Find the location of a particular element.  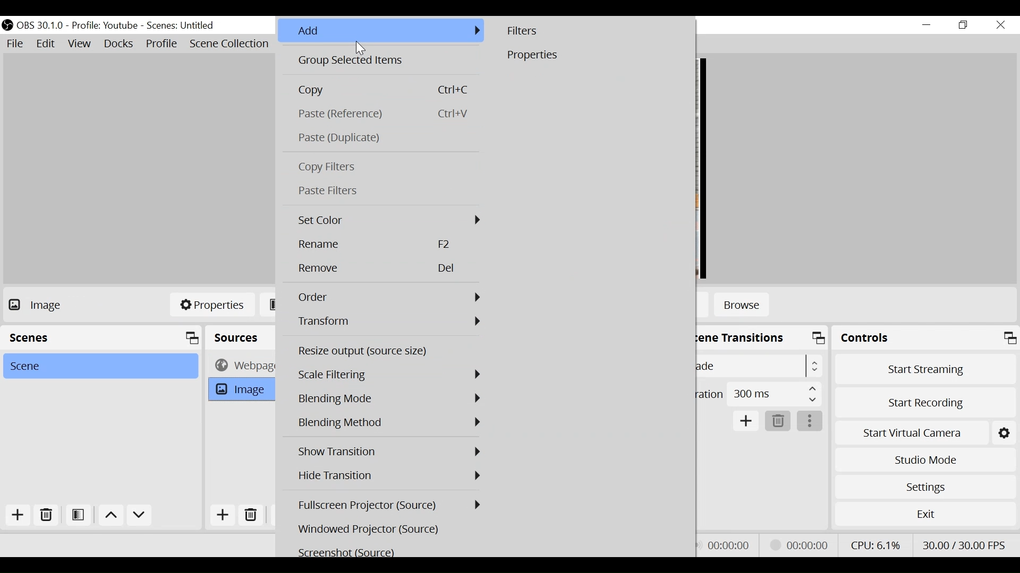

Order is located at coordinates (388, 297).